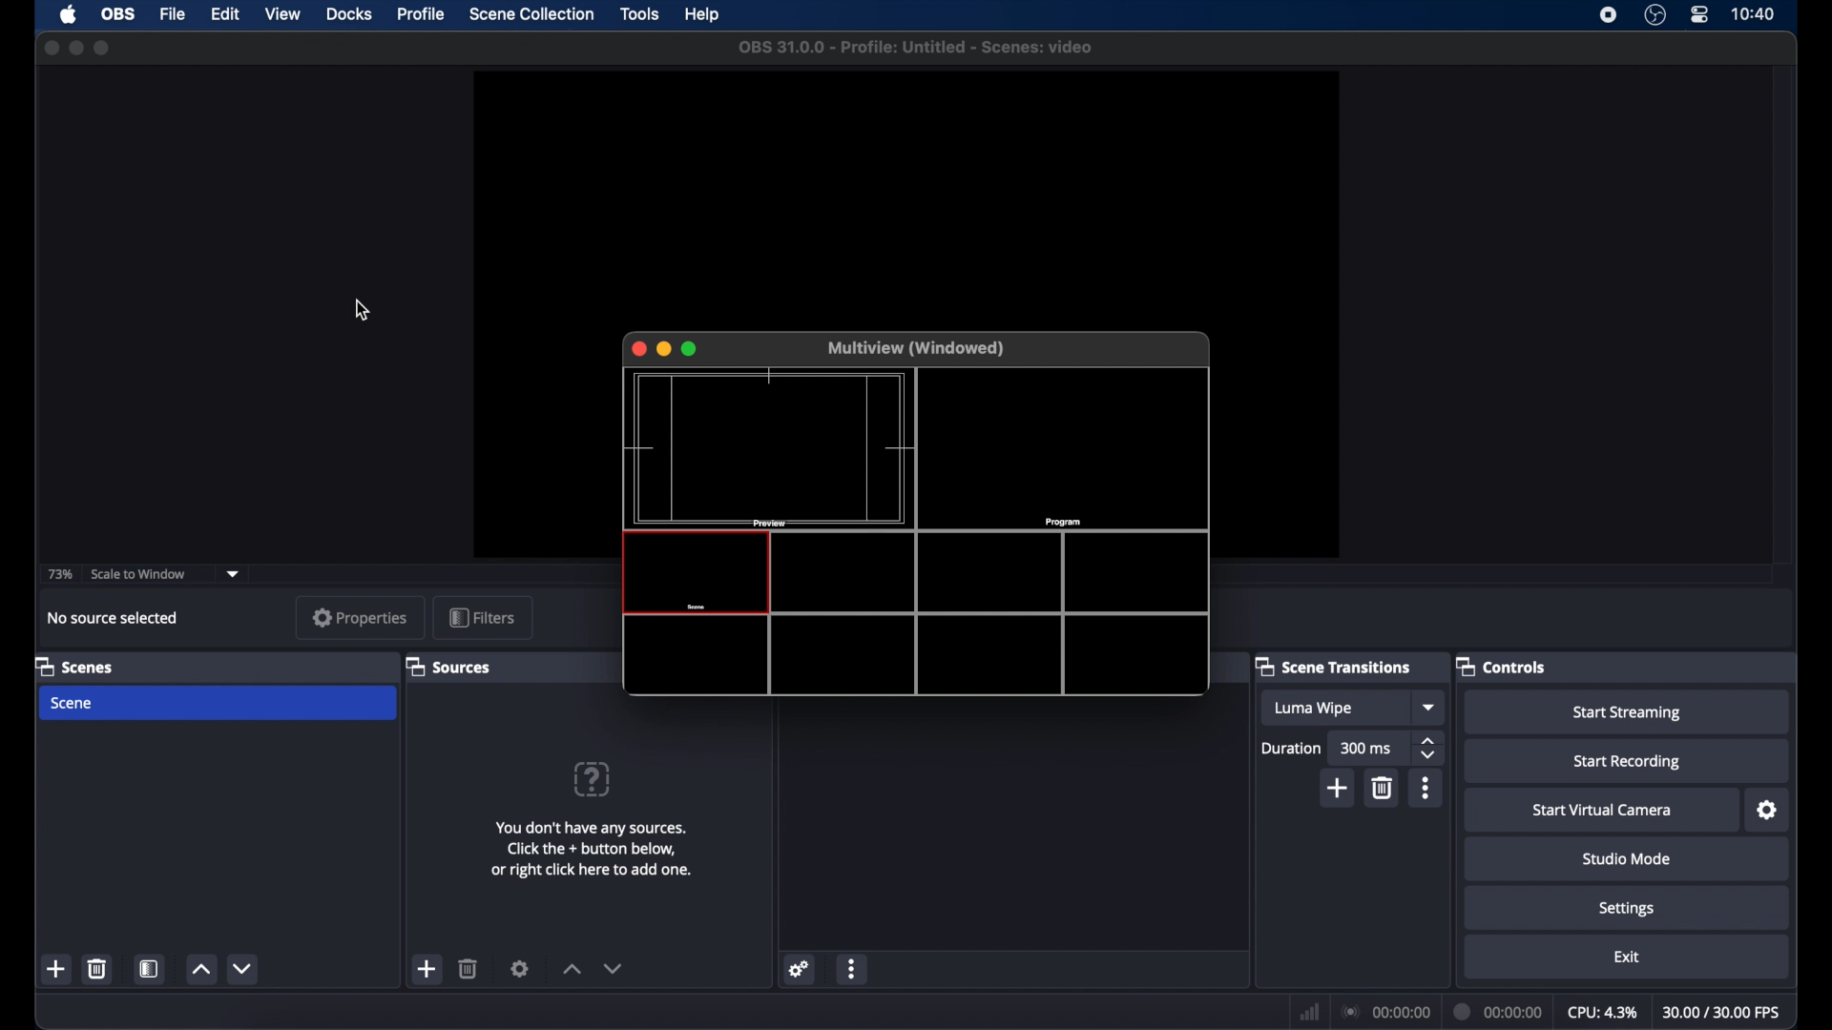  What do you see at coordinates (692, 349) in the screenshot?
I see `maximize` at bounding box center [692, 349].